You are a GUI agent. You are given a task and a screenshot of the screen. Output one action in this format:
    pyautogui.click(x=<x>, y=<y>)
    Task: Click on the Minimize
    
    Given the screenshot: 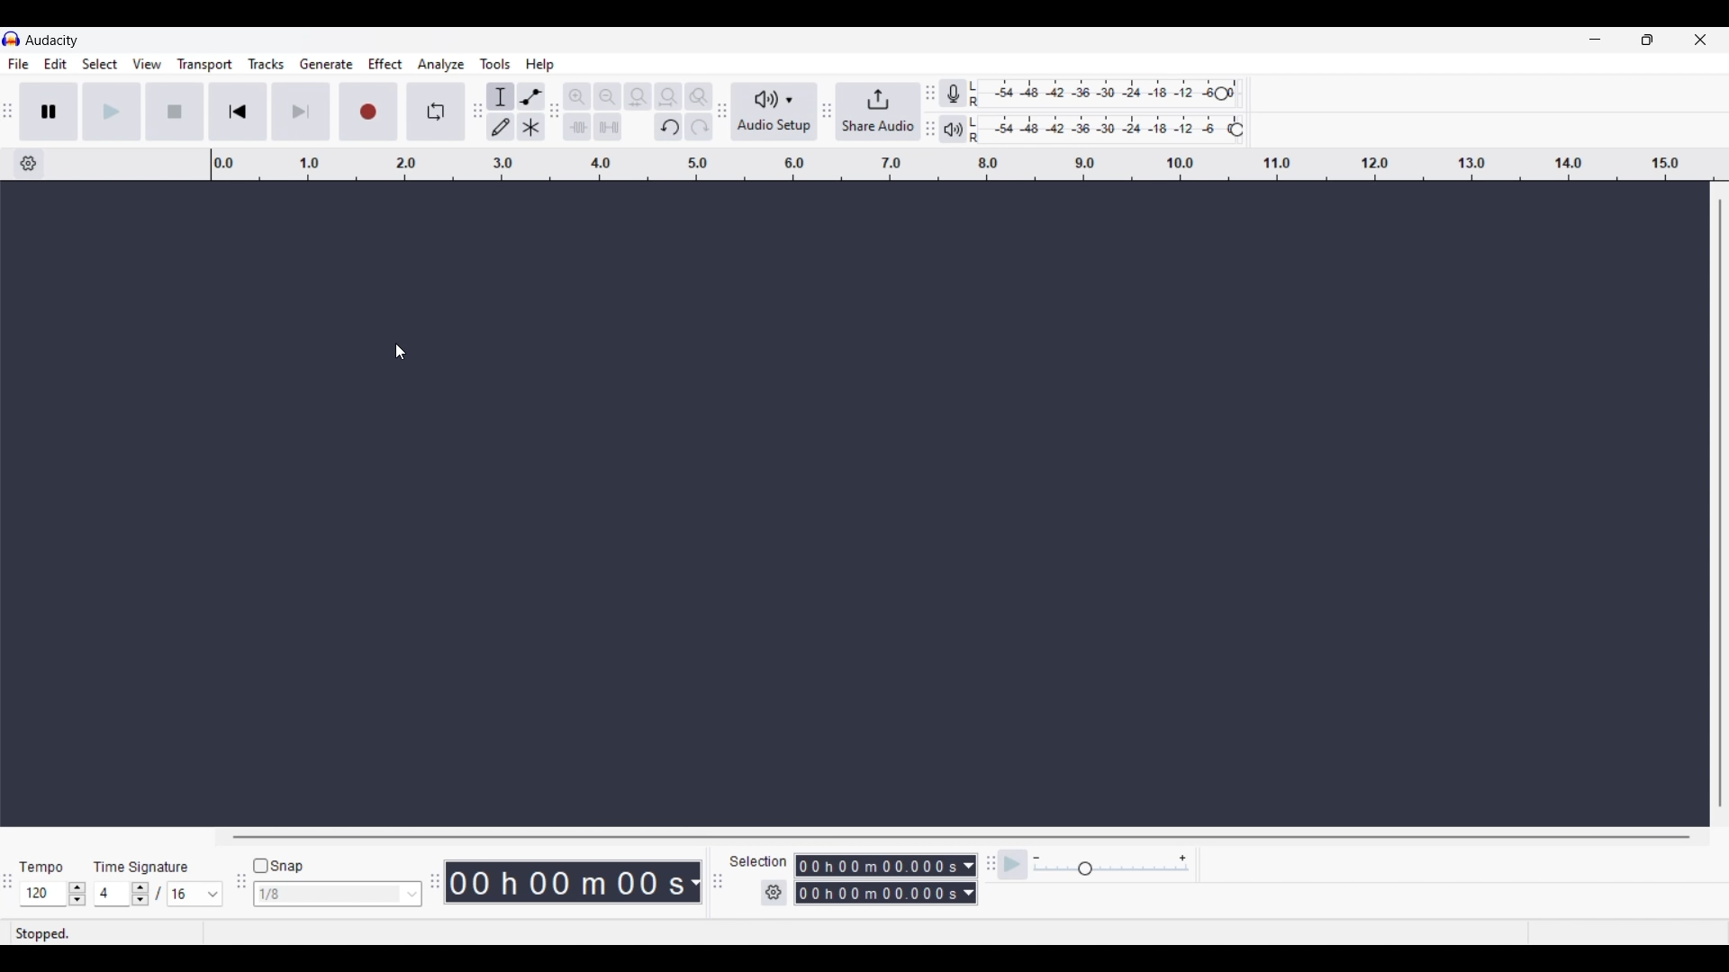 What is the action you would take?
    pyautogui.click(x=1595, y=40)
    